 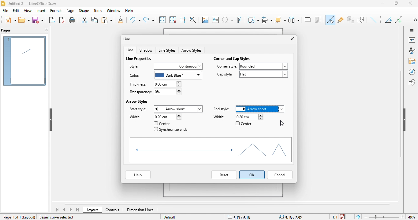 What do you see at coordinates (398, 4) in the screenshot?
I see `maximize` at bounding box center [398, 4].